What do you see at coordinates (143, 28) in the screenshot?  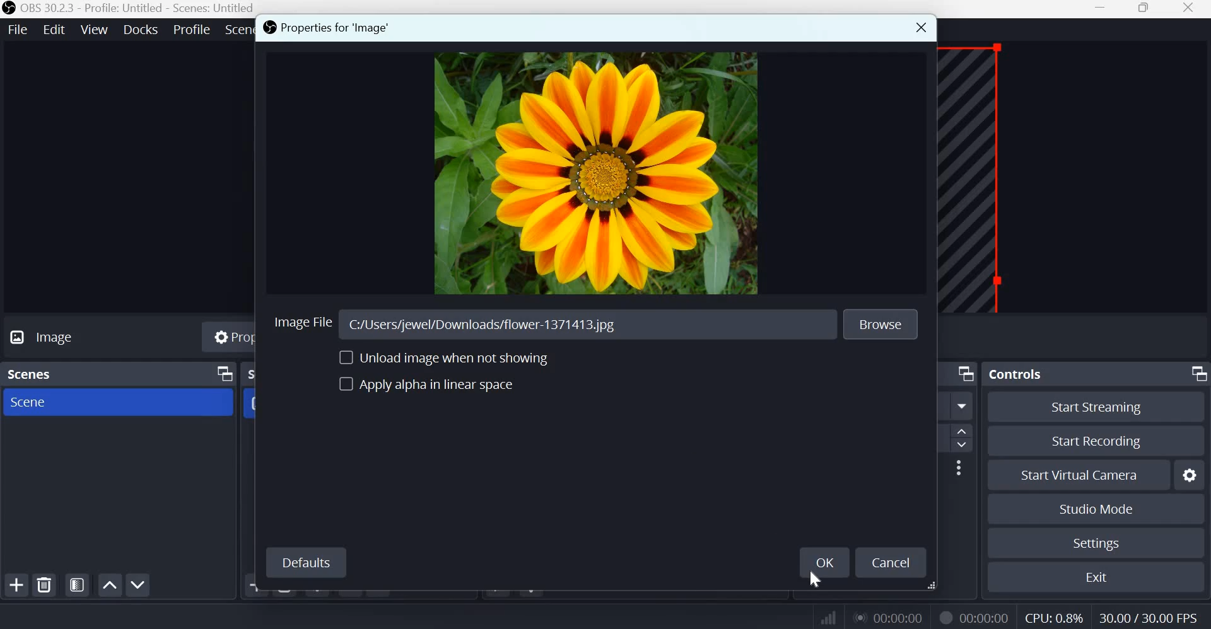 I see `docks` at bounding box center [143, 28].